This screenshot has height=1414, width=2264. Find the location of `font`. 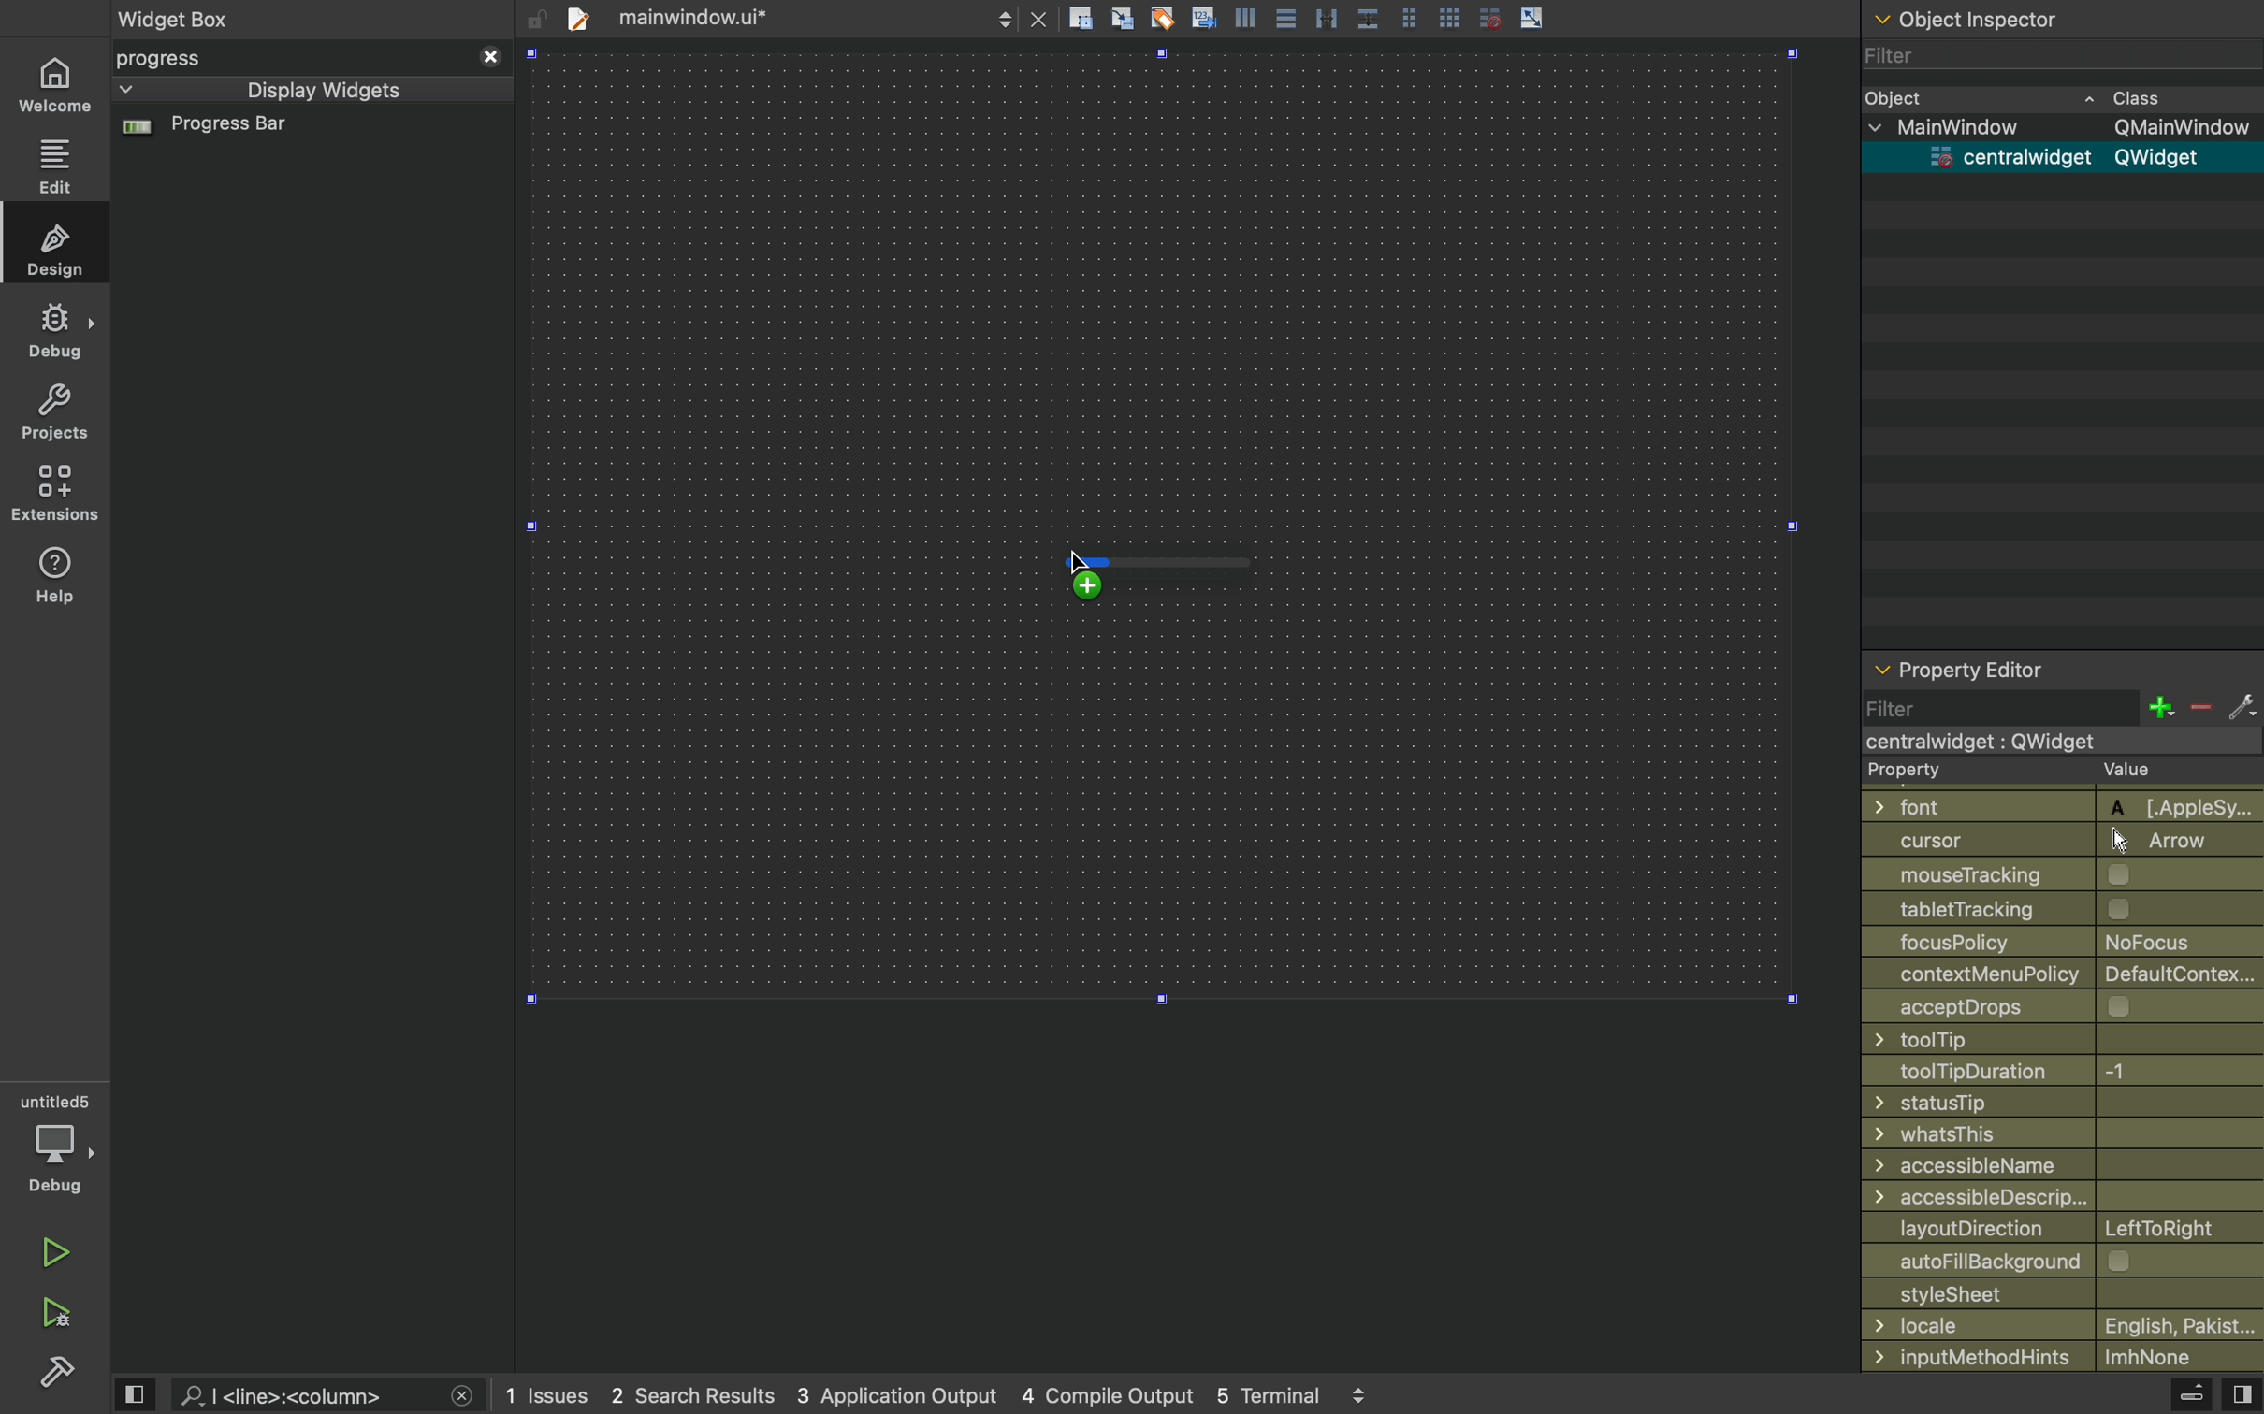

font is located at coordinates (2053, 804).